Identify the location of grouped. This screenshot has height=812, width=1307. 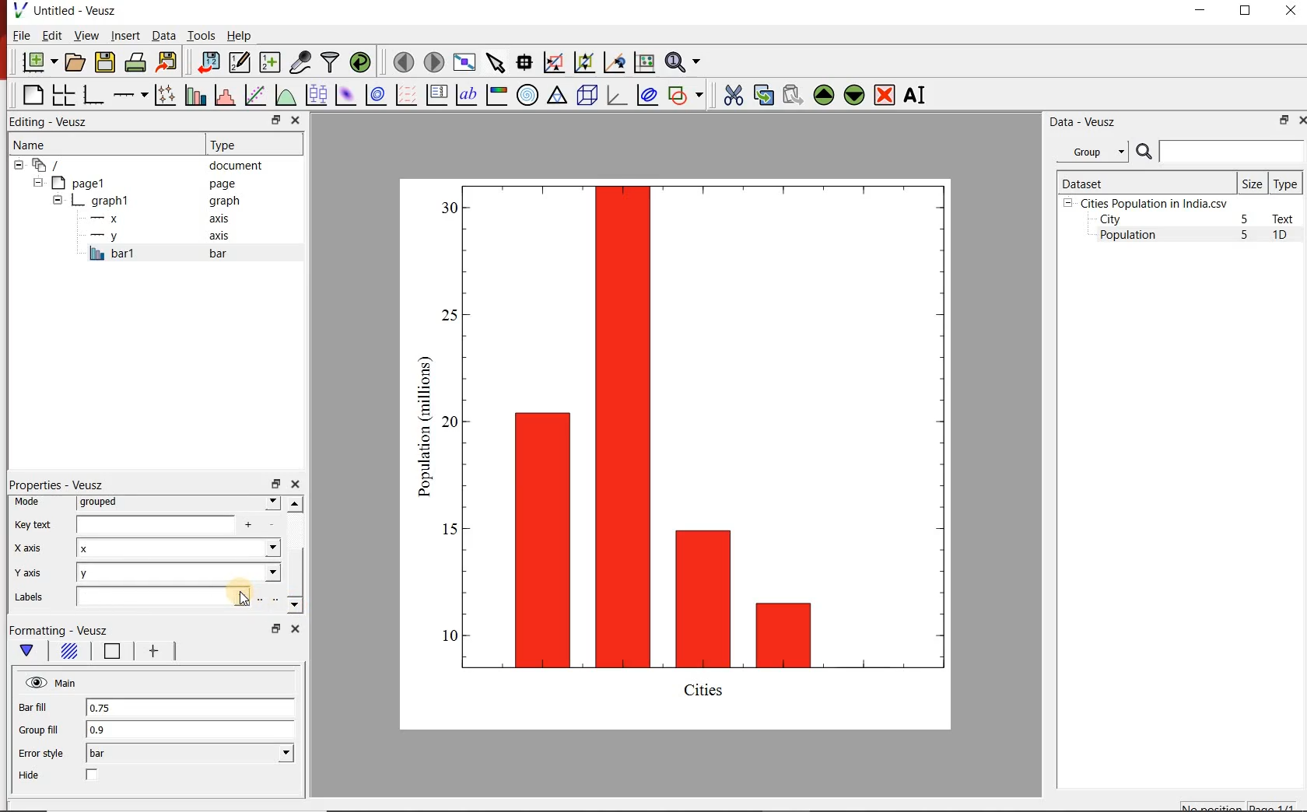
(178, 503).